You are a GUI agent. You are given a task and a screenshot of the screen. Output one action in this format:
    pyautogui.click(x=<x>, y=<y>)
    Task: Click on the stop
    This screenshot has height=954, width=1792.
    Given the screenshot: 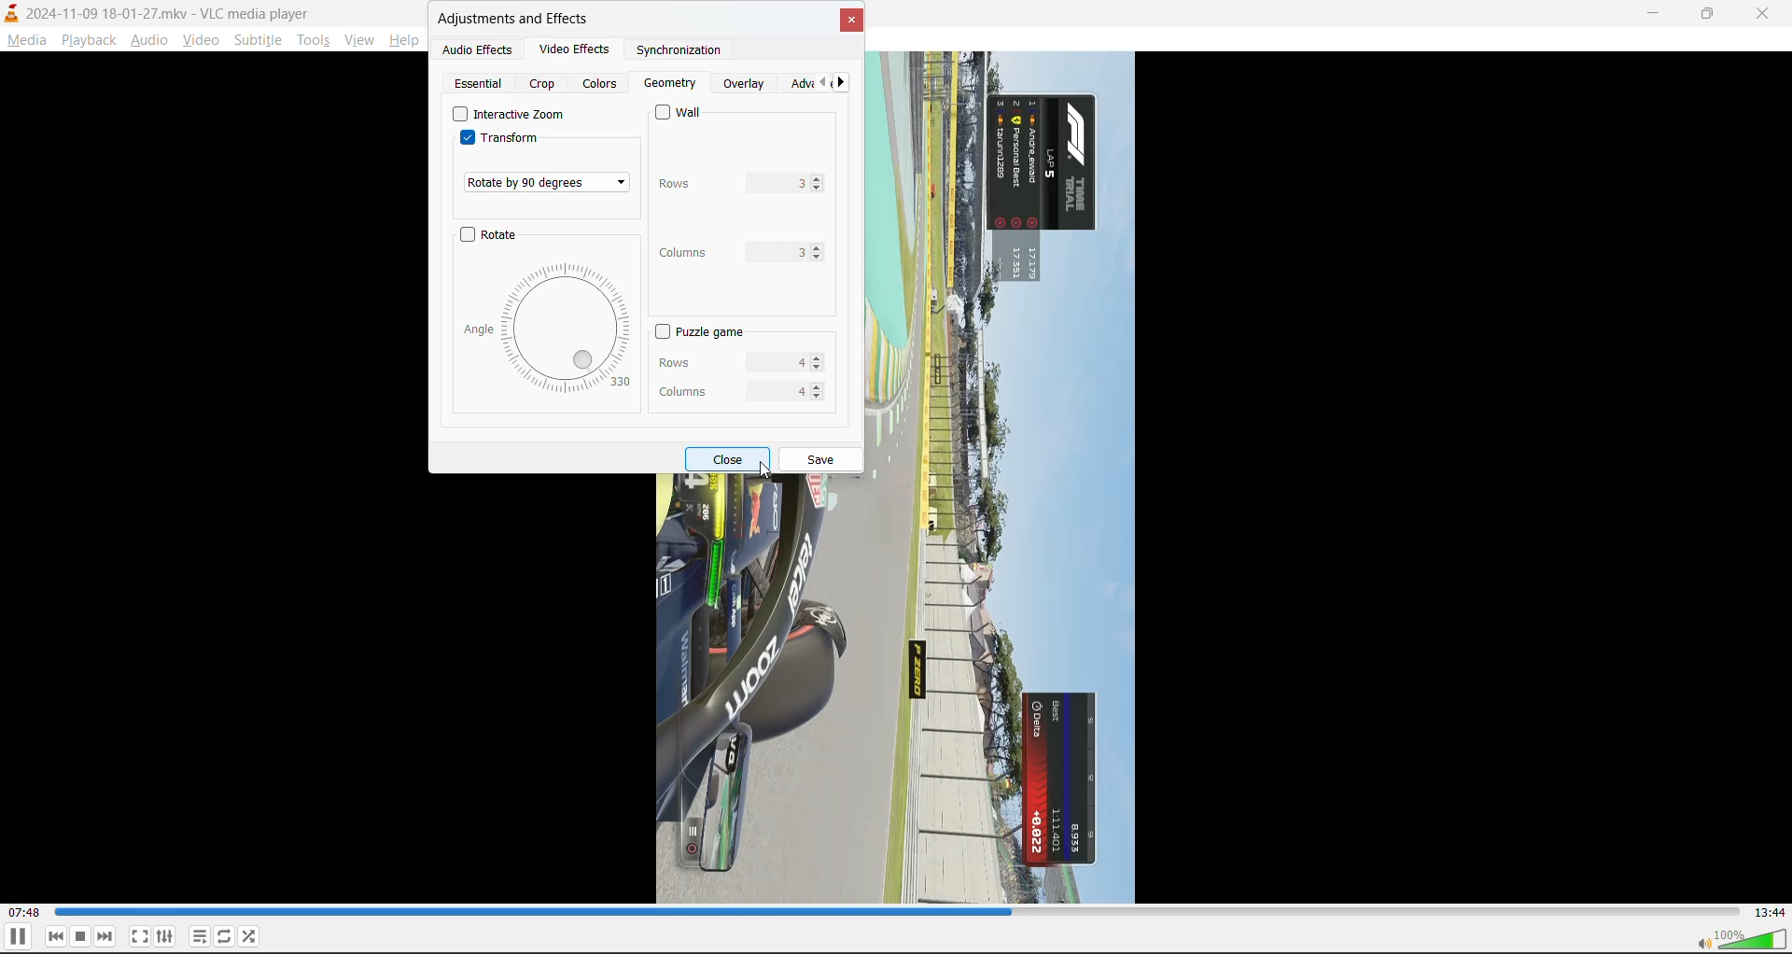 What is the action you would take?
    pyautogui.click(x=81, y=936)
    